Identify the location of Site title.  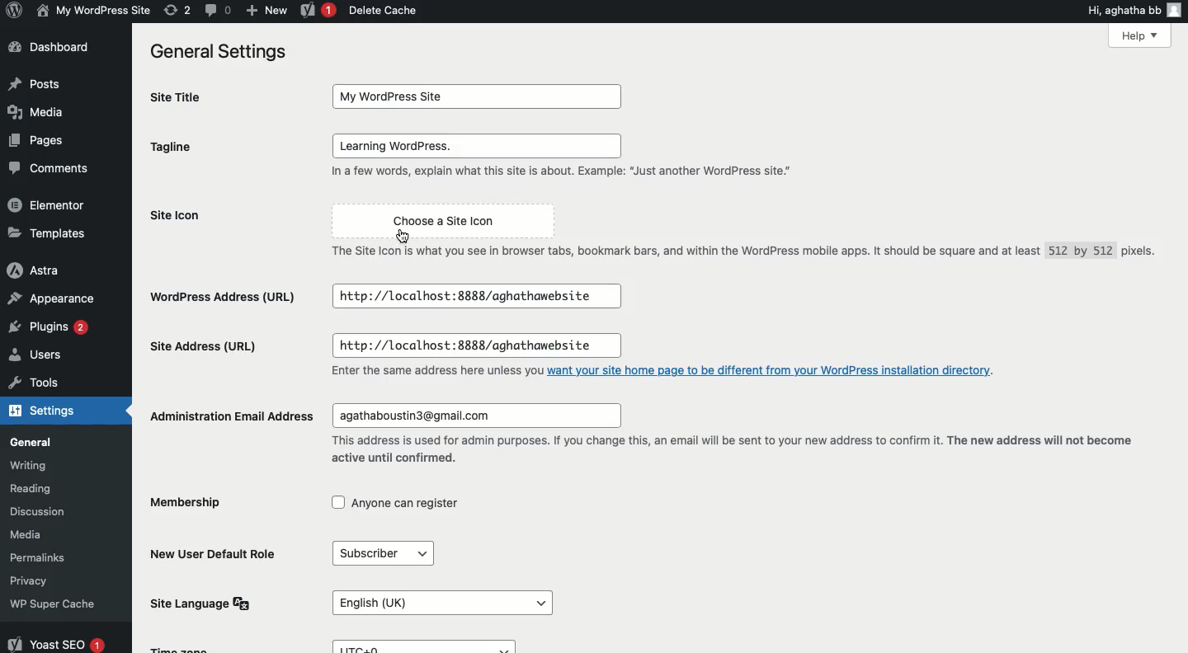
(186, 98).